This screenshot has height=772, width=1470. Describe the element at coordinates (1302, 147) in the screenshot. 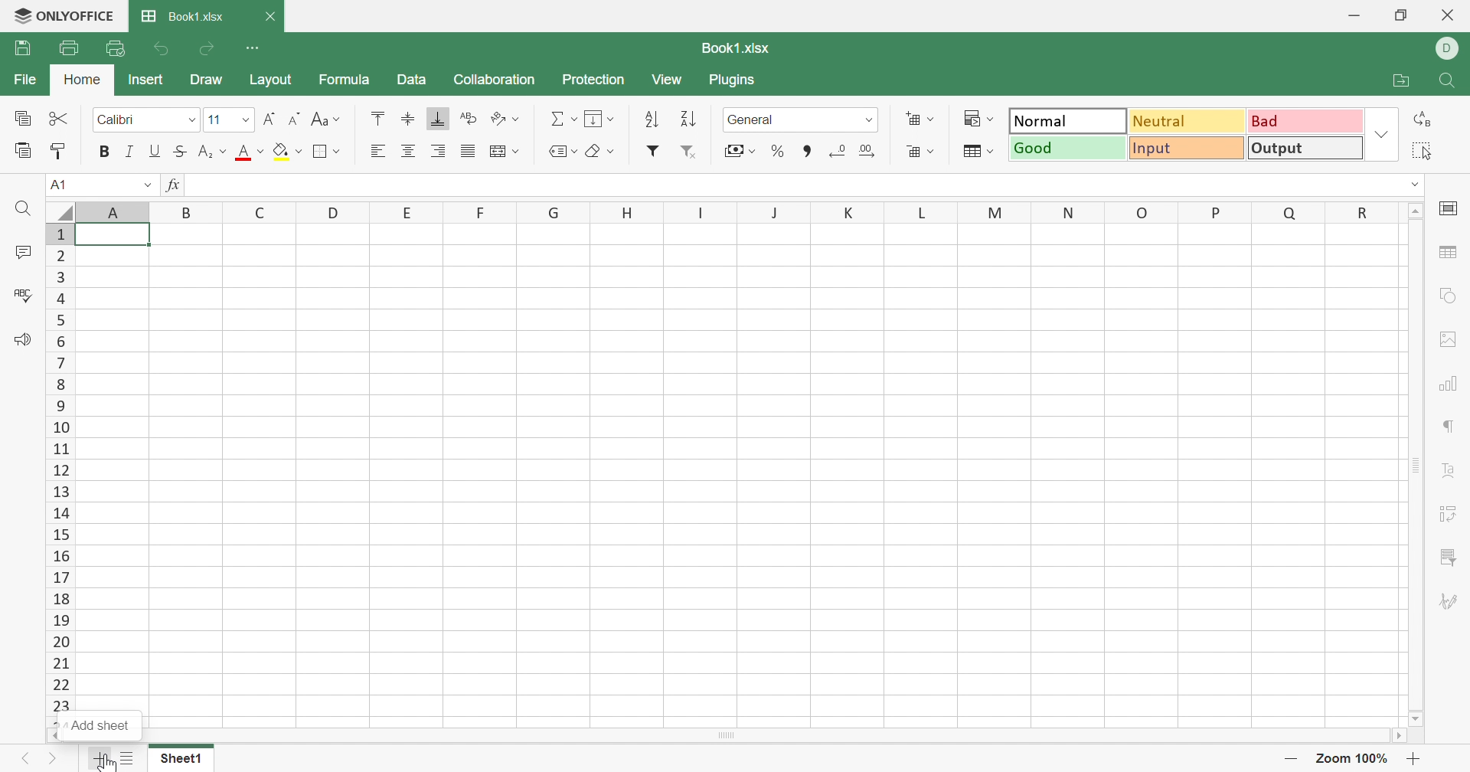

I see `Output` at that location.